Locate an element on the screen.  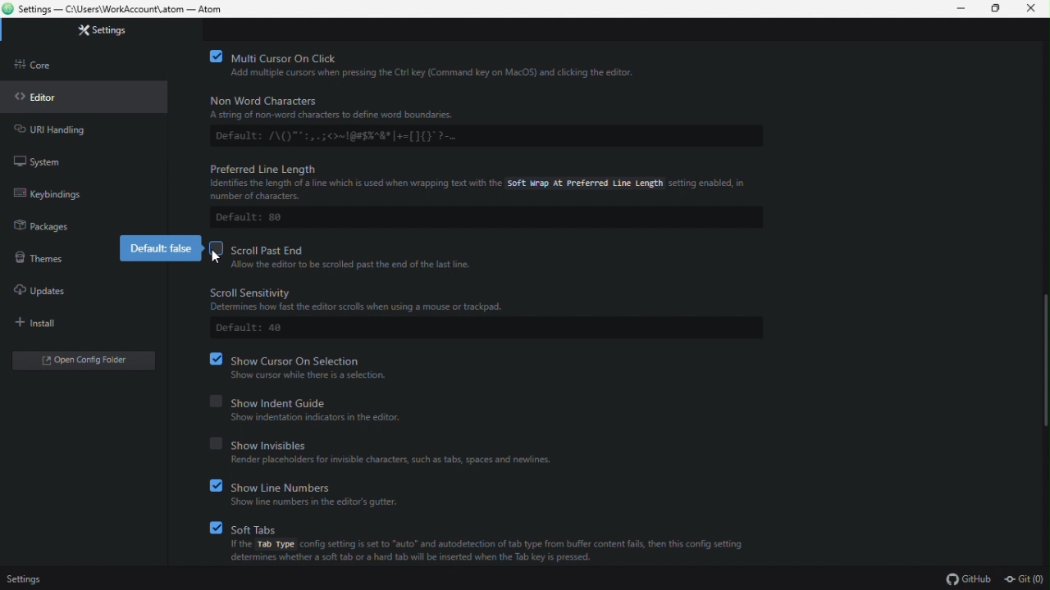
URL handling is located at coordinates (68, 130).